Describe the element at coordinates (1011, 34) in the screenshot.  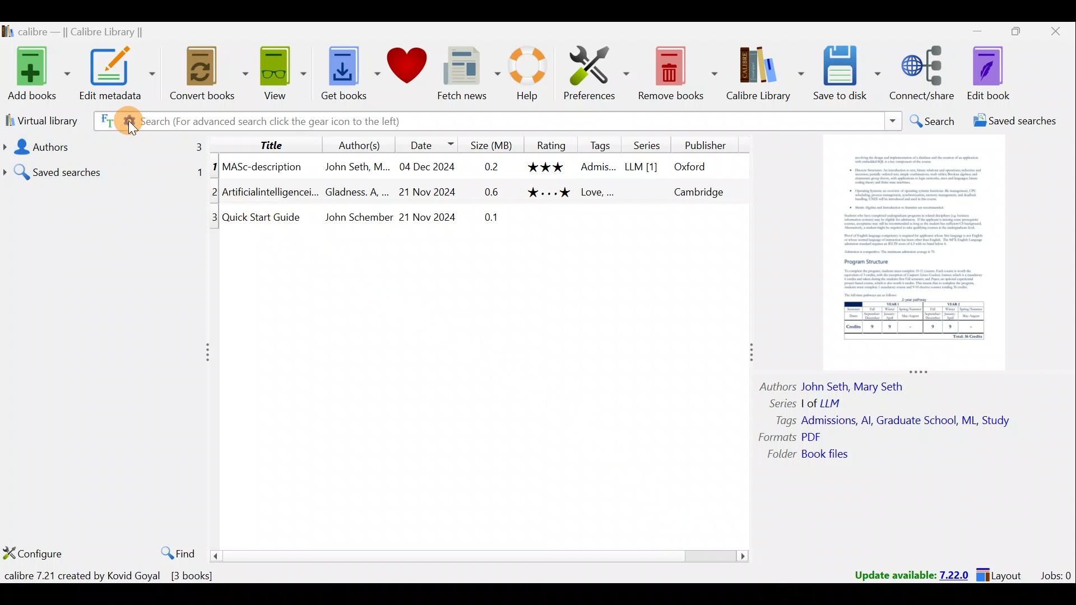
I see `Maximize` at that location.